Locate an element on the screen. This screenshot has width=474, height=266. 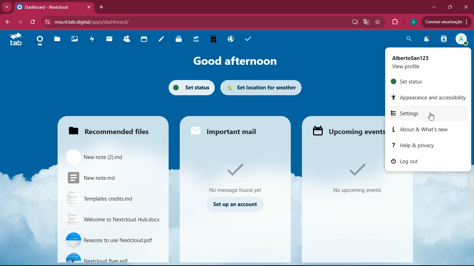
set status is located at coordinates (421, 81).